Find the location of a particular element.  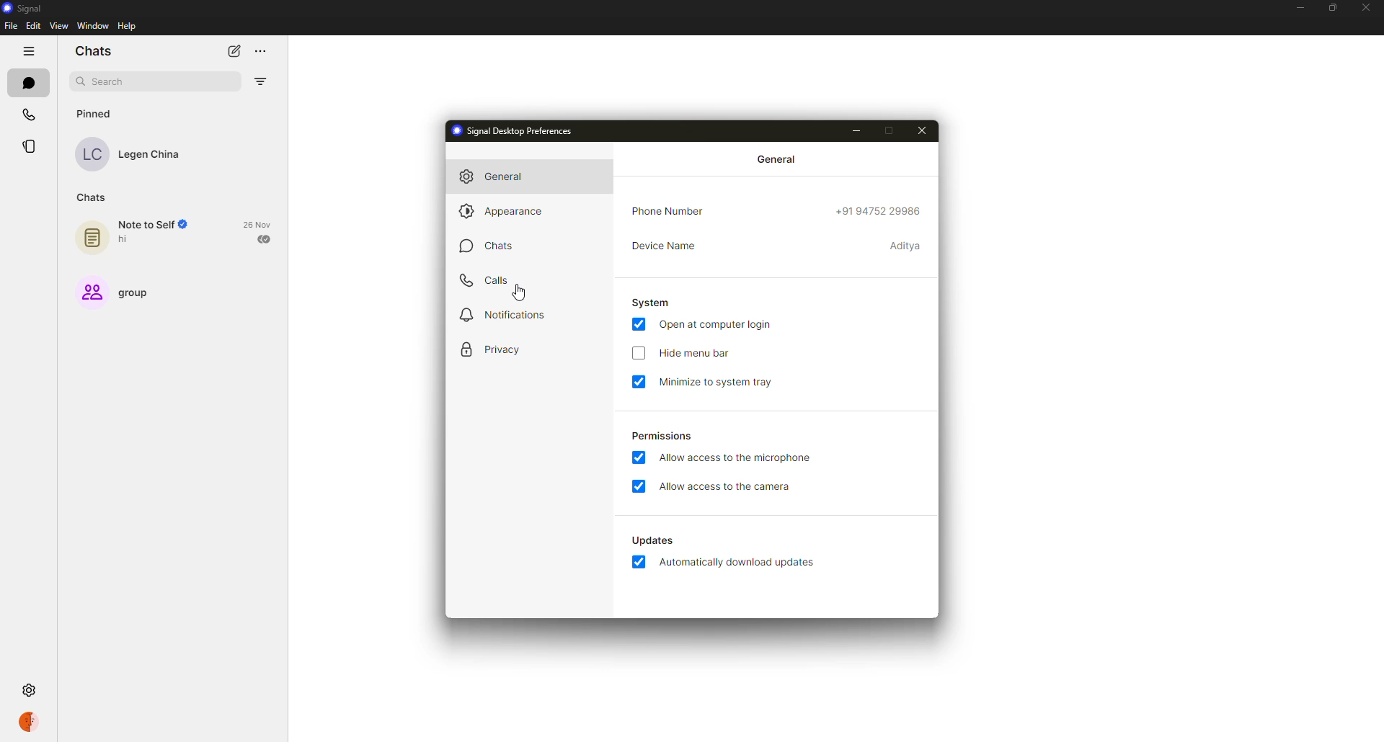

maximize is located at coordinates (892, 130).